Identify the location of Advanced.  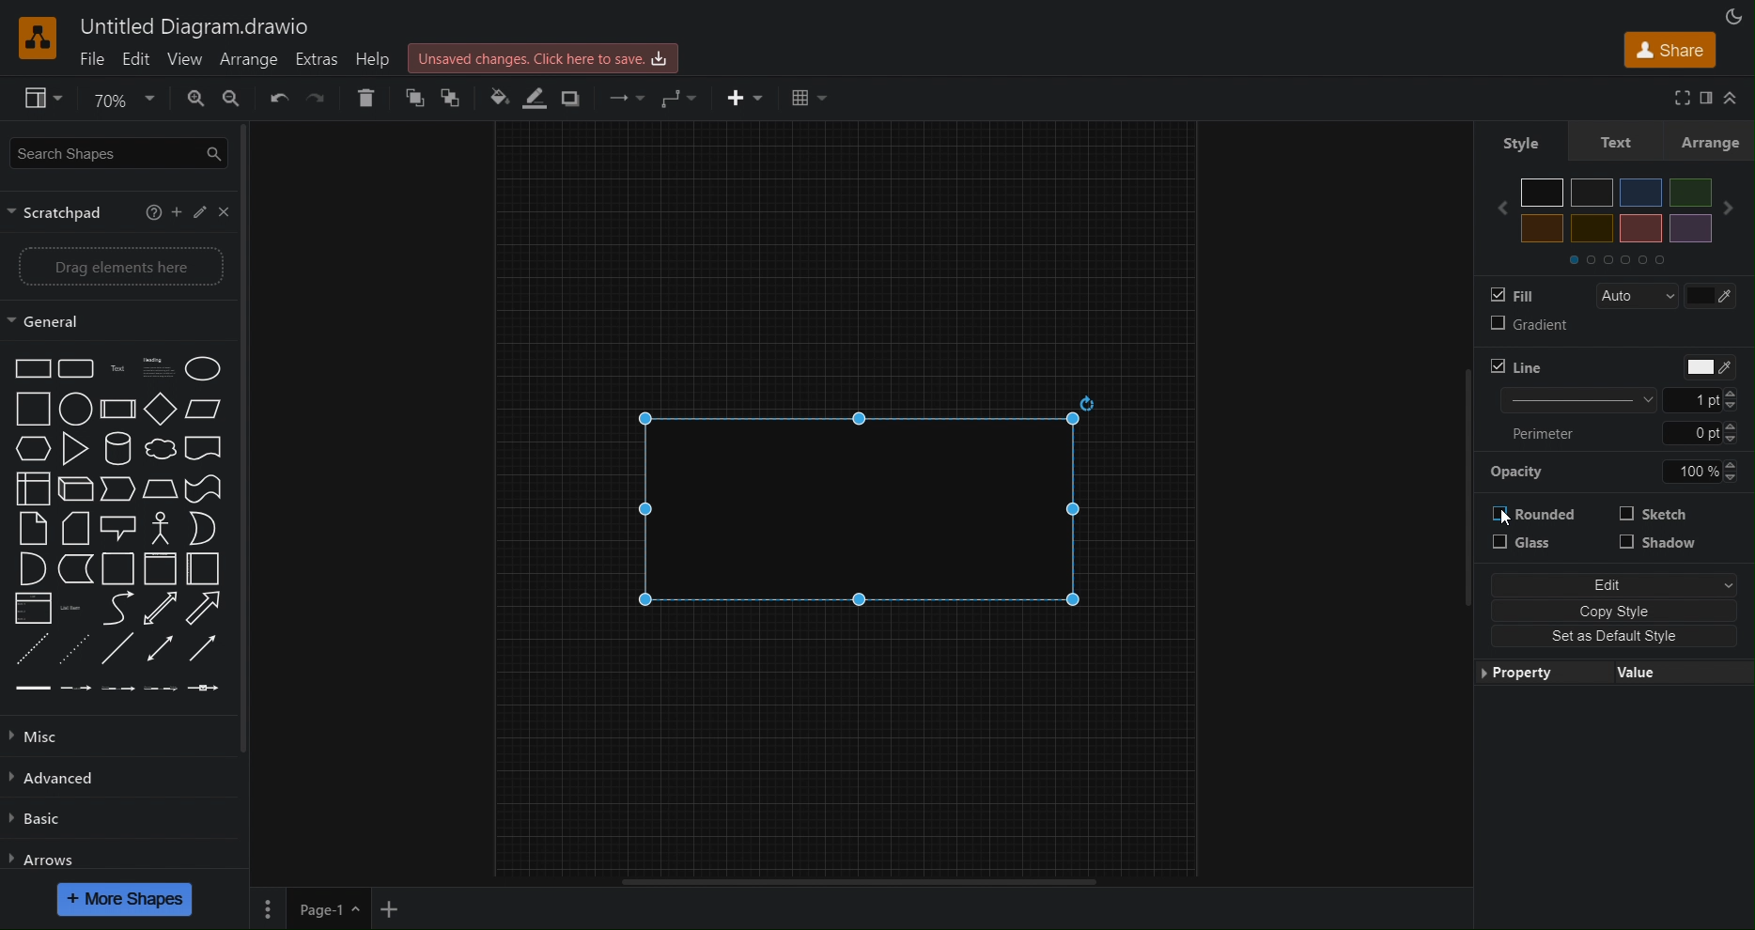
(61, 779).